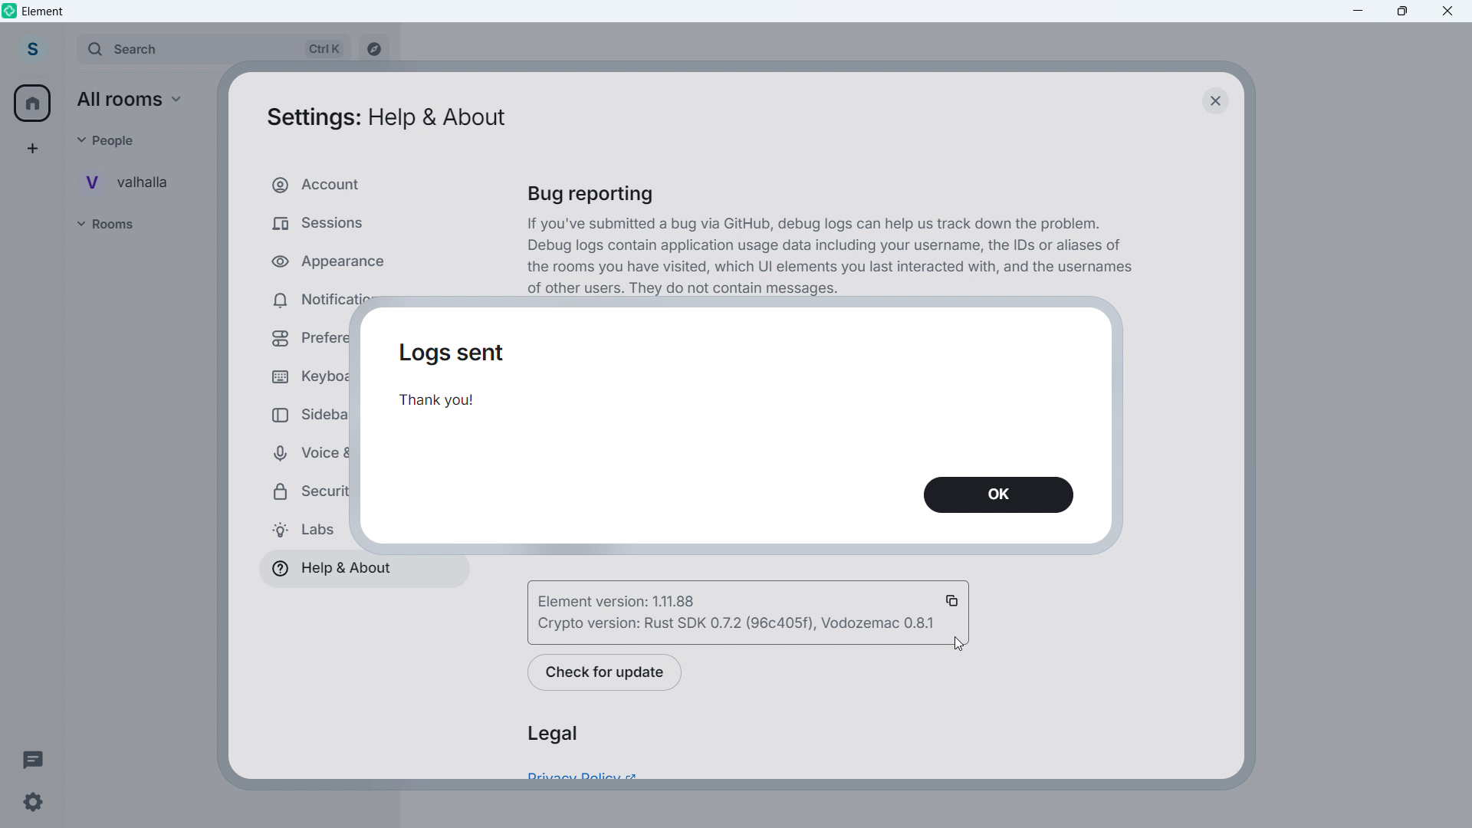 This screenshot has width=1472, height=828. I want to click on home , so click(34, 103).